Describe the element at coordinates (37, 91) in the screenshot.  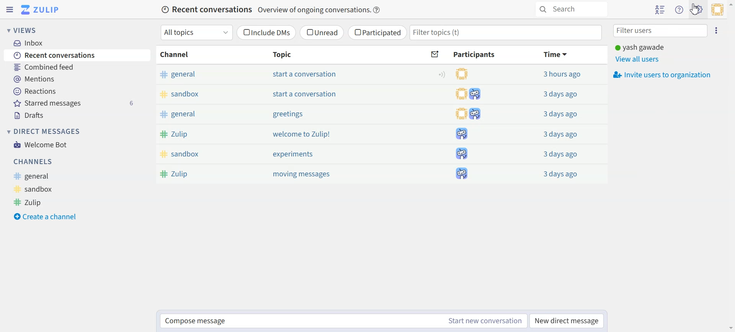
I see `Reactions` at that location.